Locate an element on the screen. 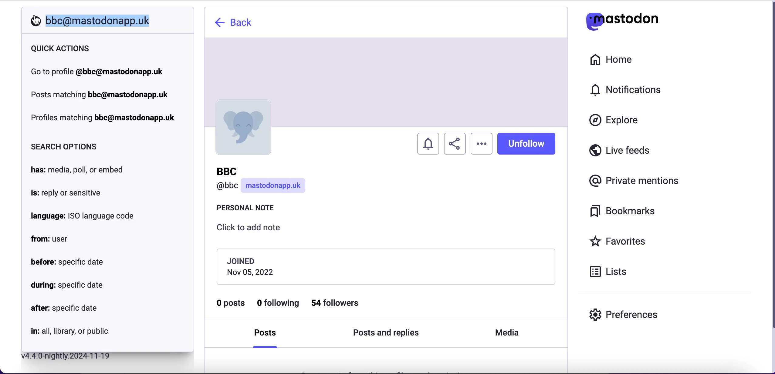  quick actions is located at coordinates (61, 48).